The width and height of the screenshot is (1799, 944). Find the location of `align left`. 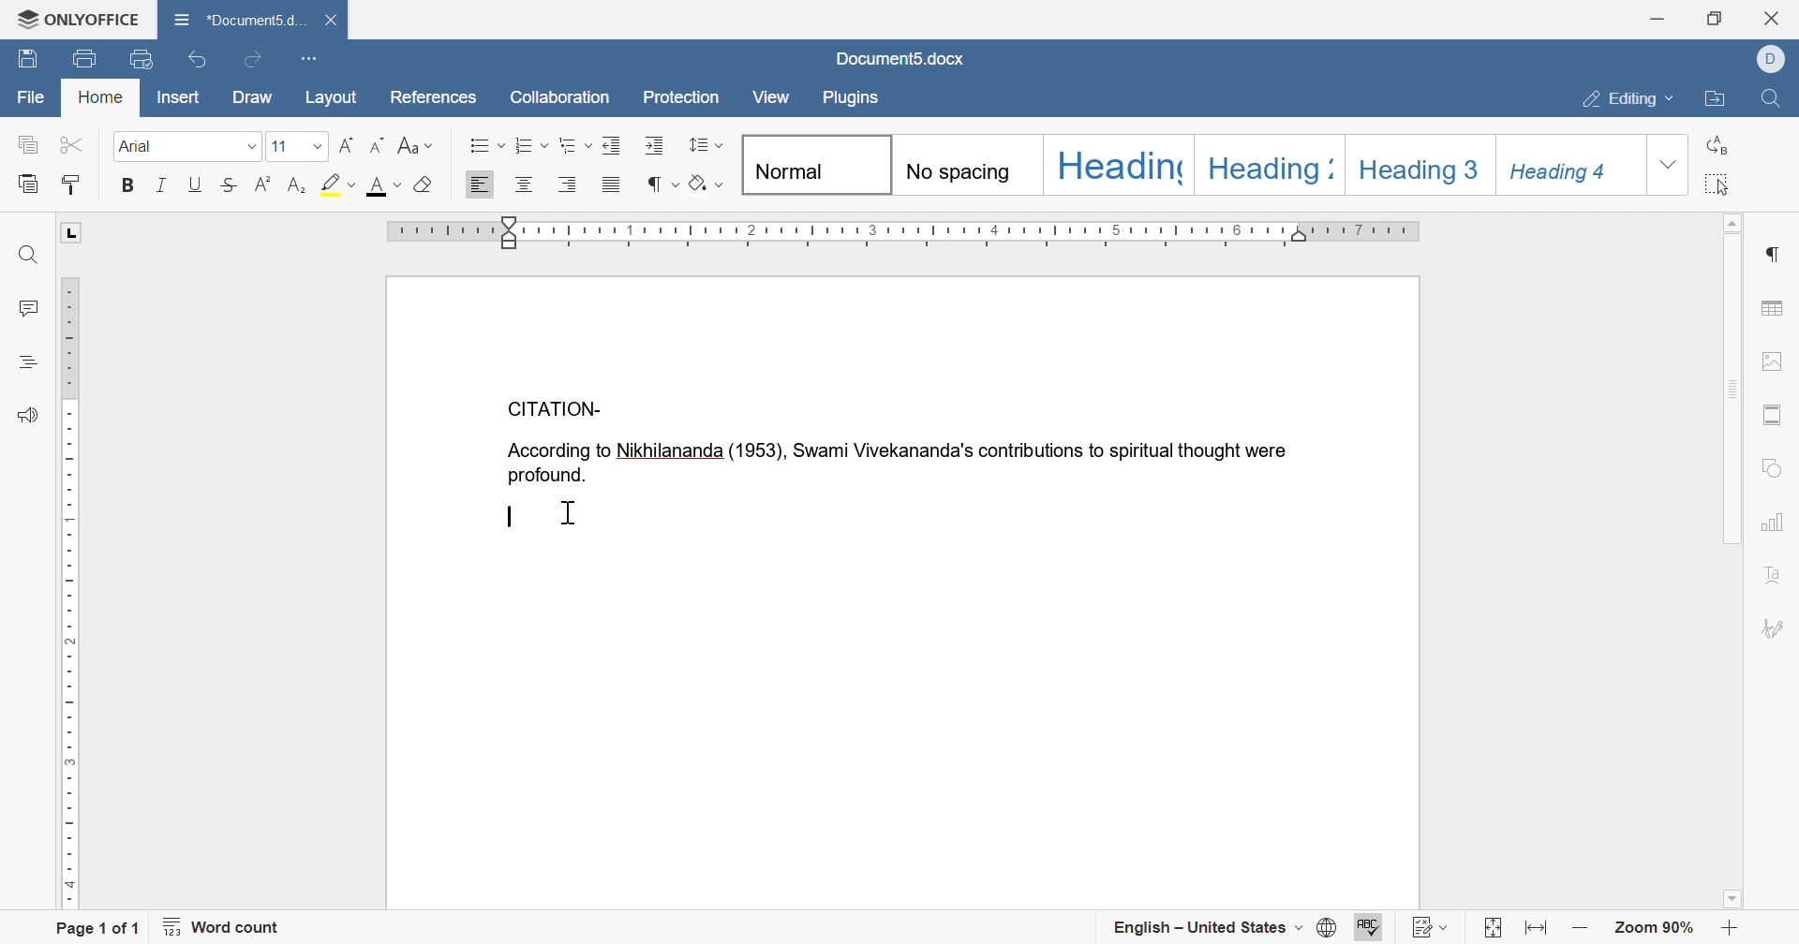

align left is located at coordinates (479, 185).